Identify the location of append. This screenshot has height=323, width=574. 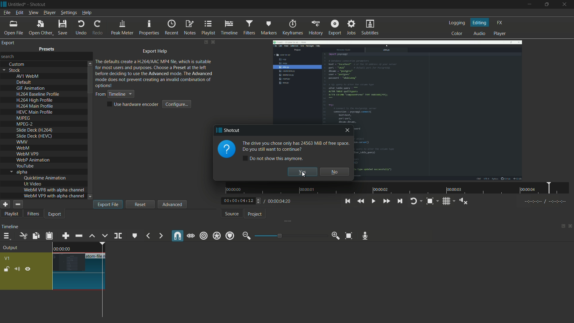
(65, 236).